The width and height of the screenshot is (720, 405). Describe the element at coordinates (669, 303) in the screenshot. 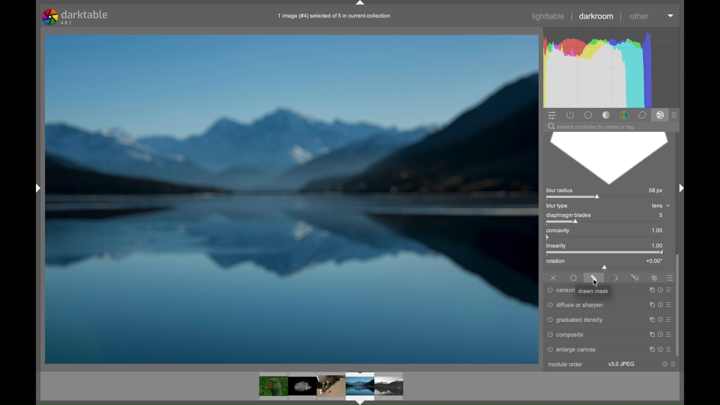

I see `more options` at that location.